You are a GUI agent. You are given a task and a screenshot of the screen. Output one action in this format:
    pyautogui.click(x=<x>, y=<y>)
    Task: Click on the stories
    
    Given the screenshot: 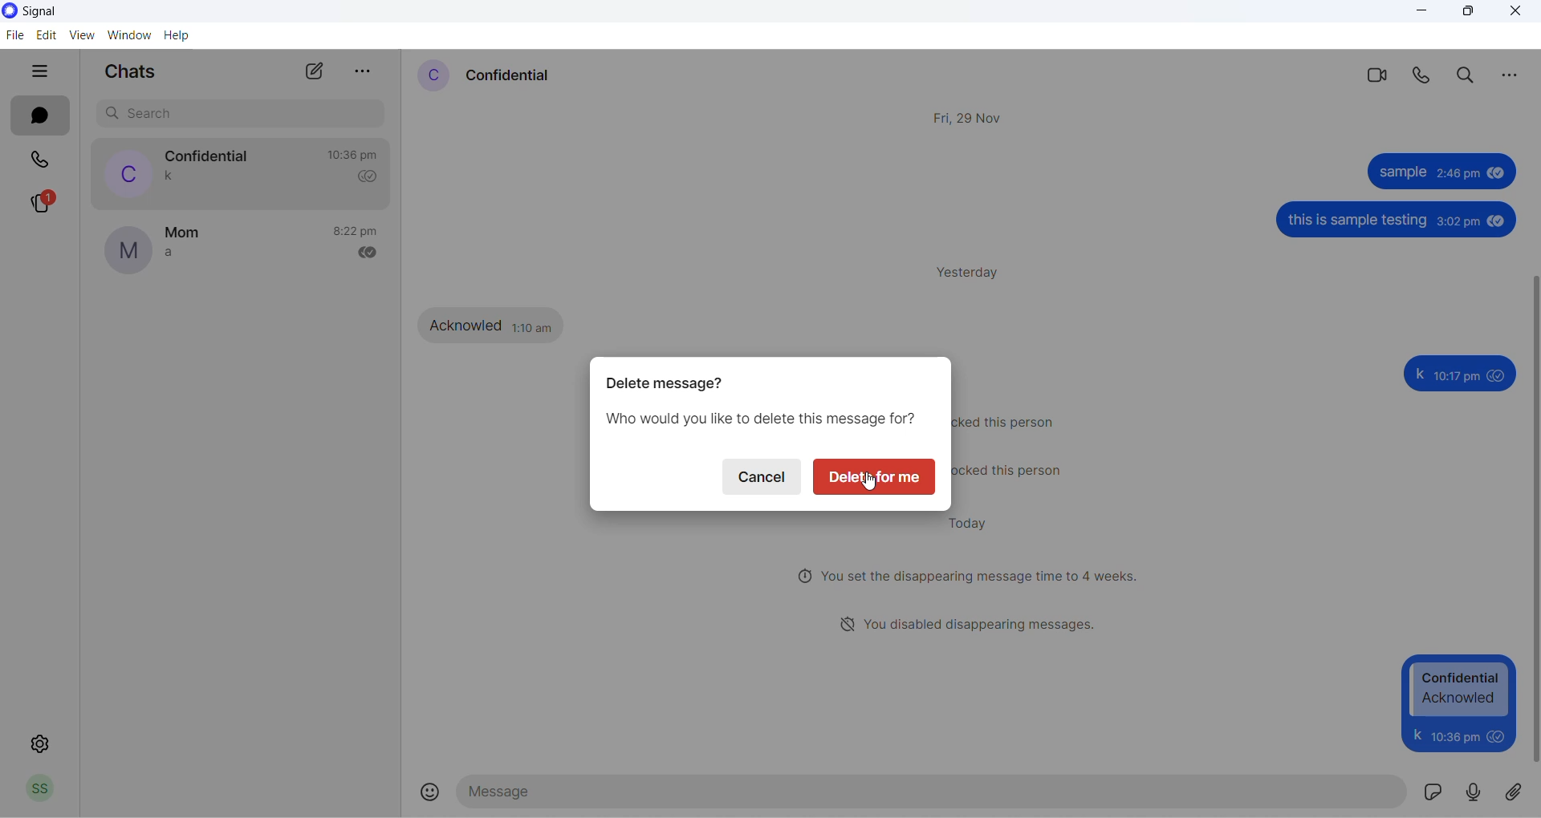 What is the action you would take?
    pyautogui.click(x=41, y=201)
    